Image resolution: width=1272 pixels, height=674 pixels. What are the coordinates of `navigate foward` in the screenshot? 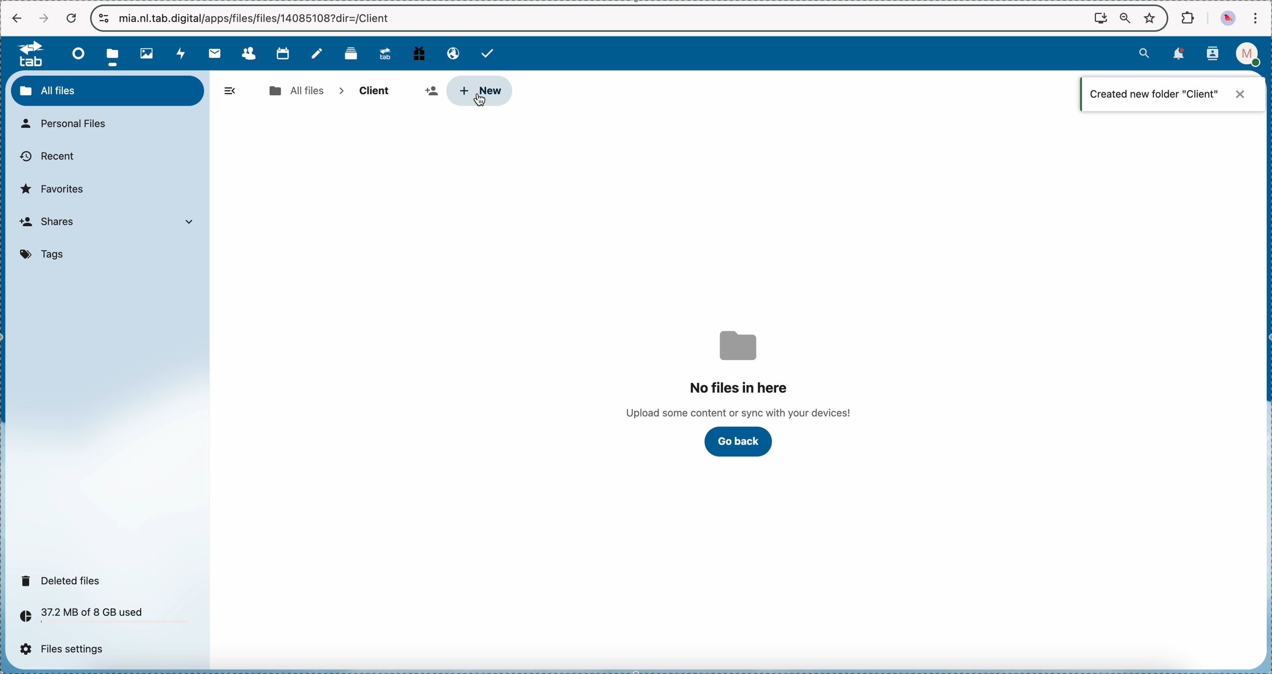 It's located at (43, 18).